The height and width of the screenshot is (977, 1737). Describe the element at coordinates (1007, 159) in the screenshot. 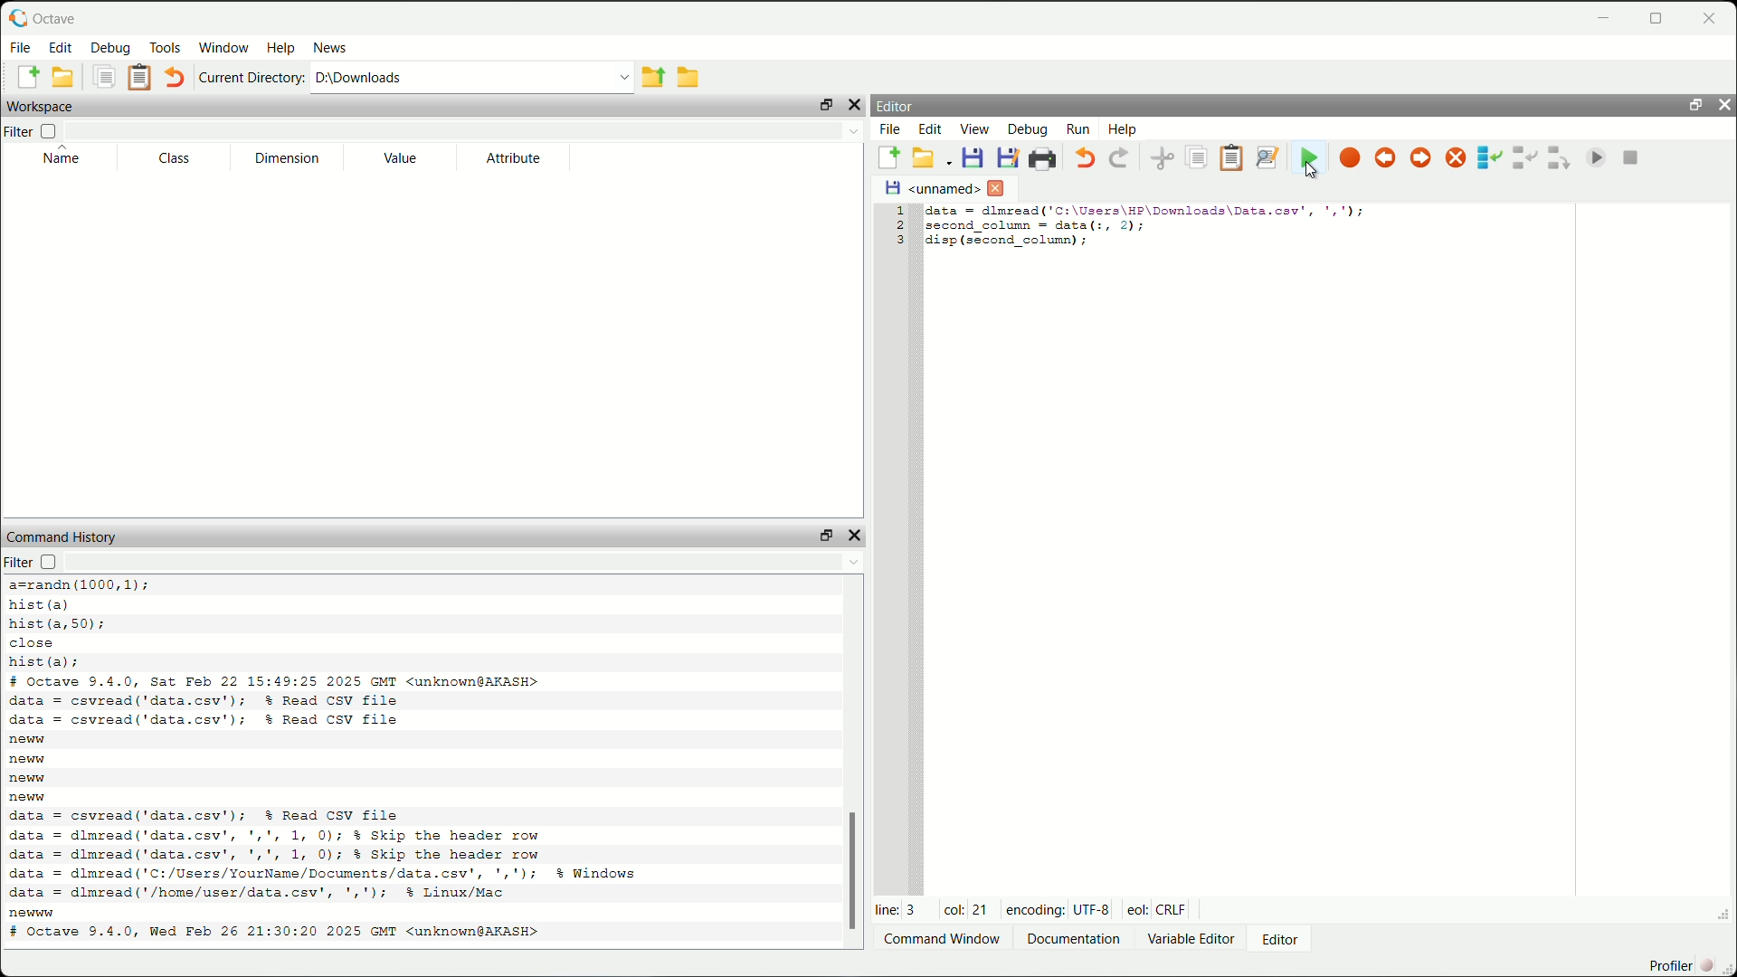

I see `save file as` at that location.